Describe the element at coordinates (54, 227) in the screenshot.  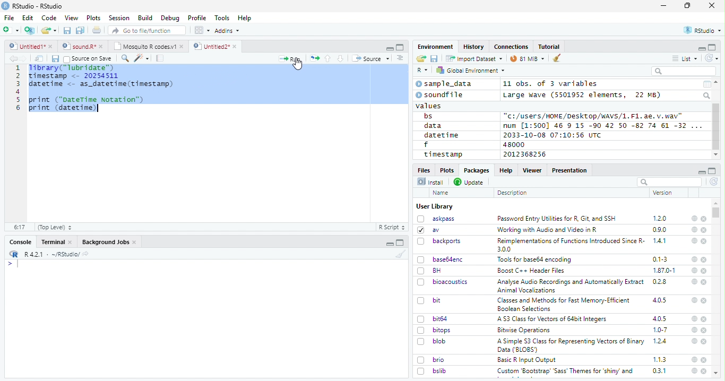
I see `(Top Level)` at that location.